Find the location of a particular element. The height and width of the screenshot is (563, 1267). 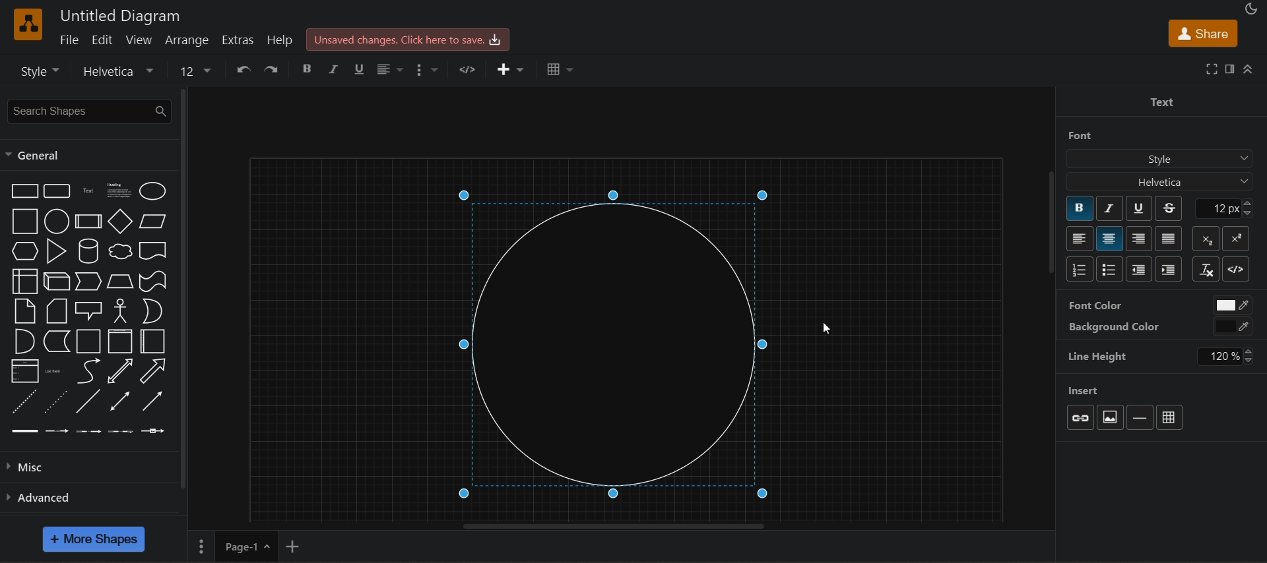

extras is located at coordinates (238, 41).